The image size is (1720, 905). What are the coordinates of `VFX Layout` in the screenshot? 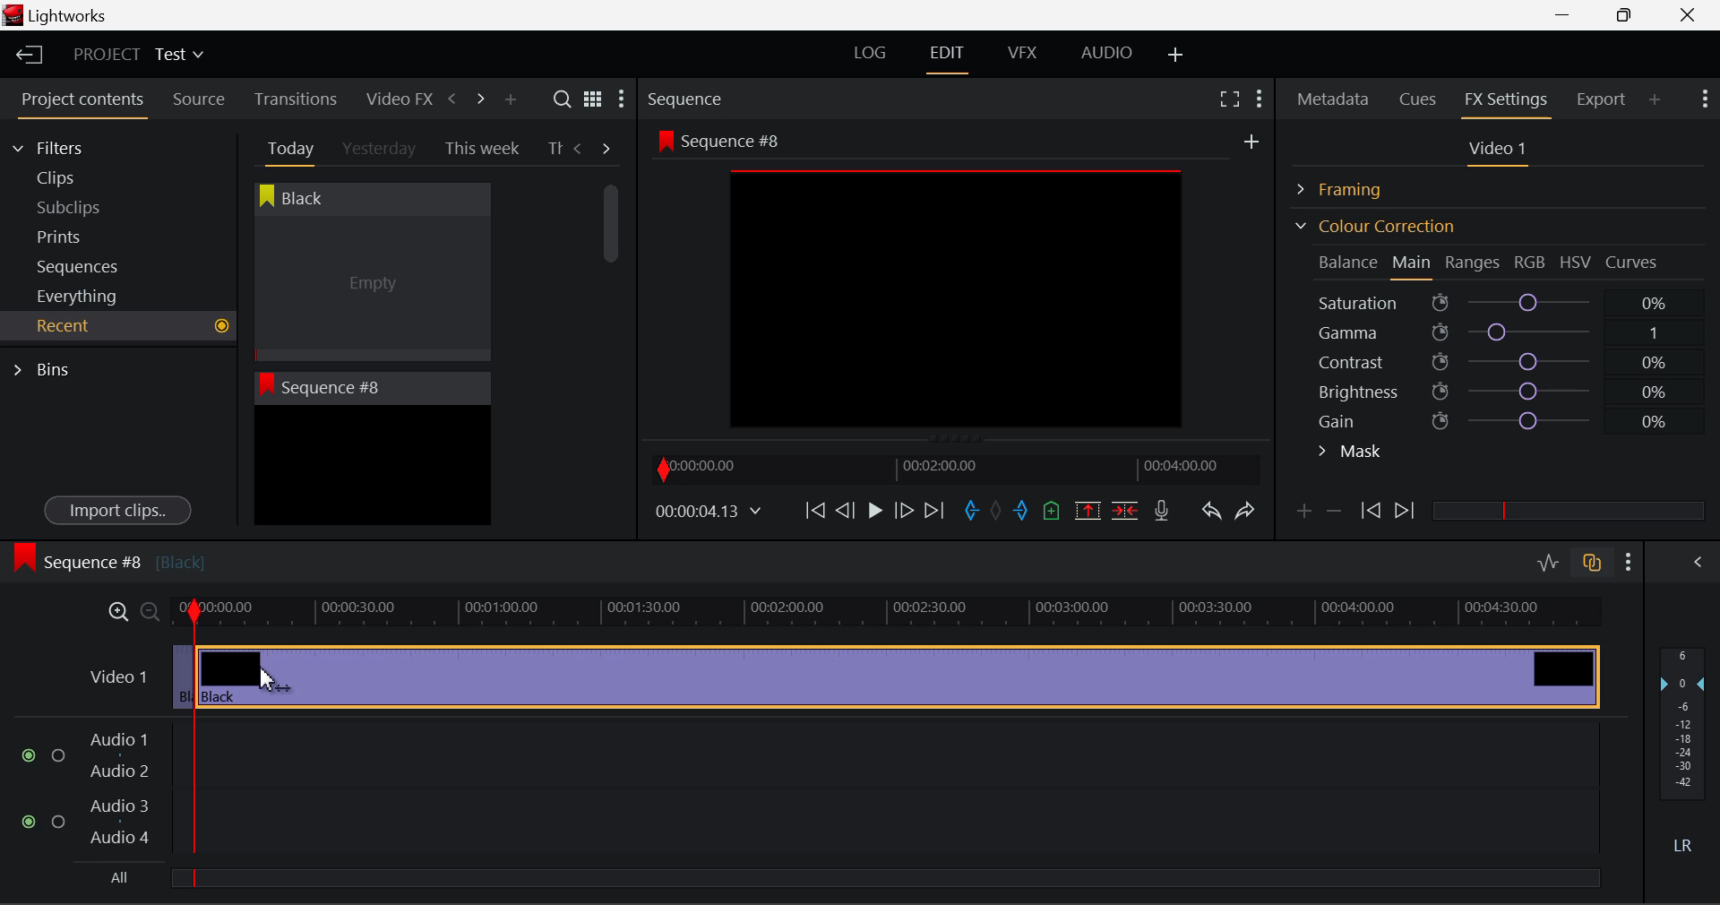 It's located at (1026, 55).